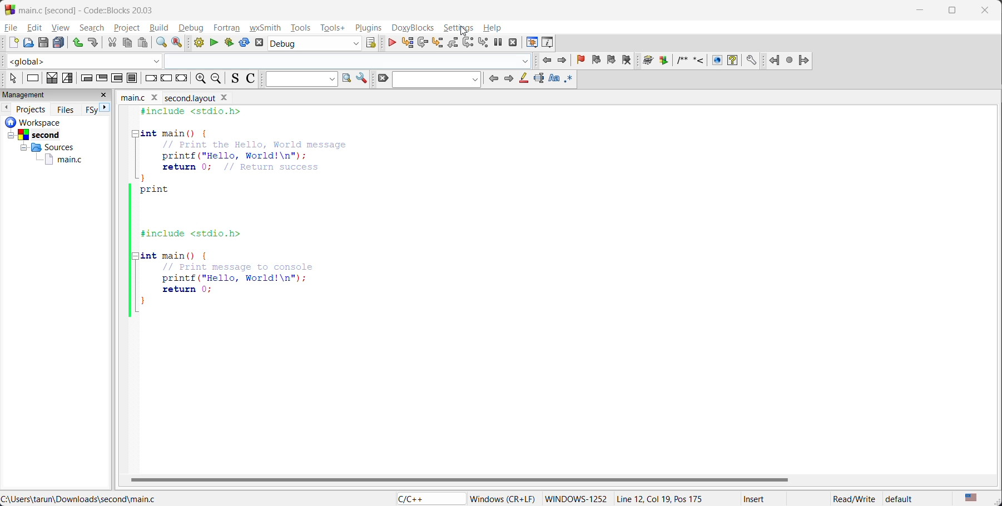  Describe the element at coordinates (497, 42) in the screenshot. I see `break debugger` at that location.